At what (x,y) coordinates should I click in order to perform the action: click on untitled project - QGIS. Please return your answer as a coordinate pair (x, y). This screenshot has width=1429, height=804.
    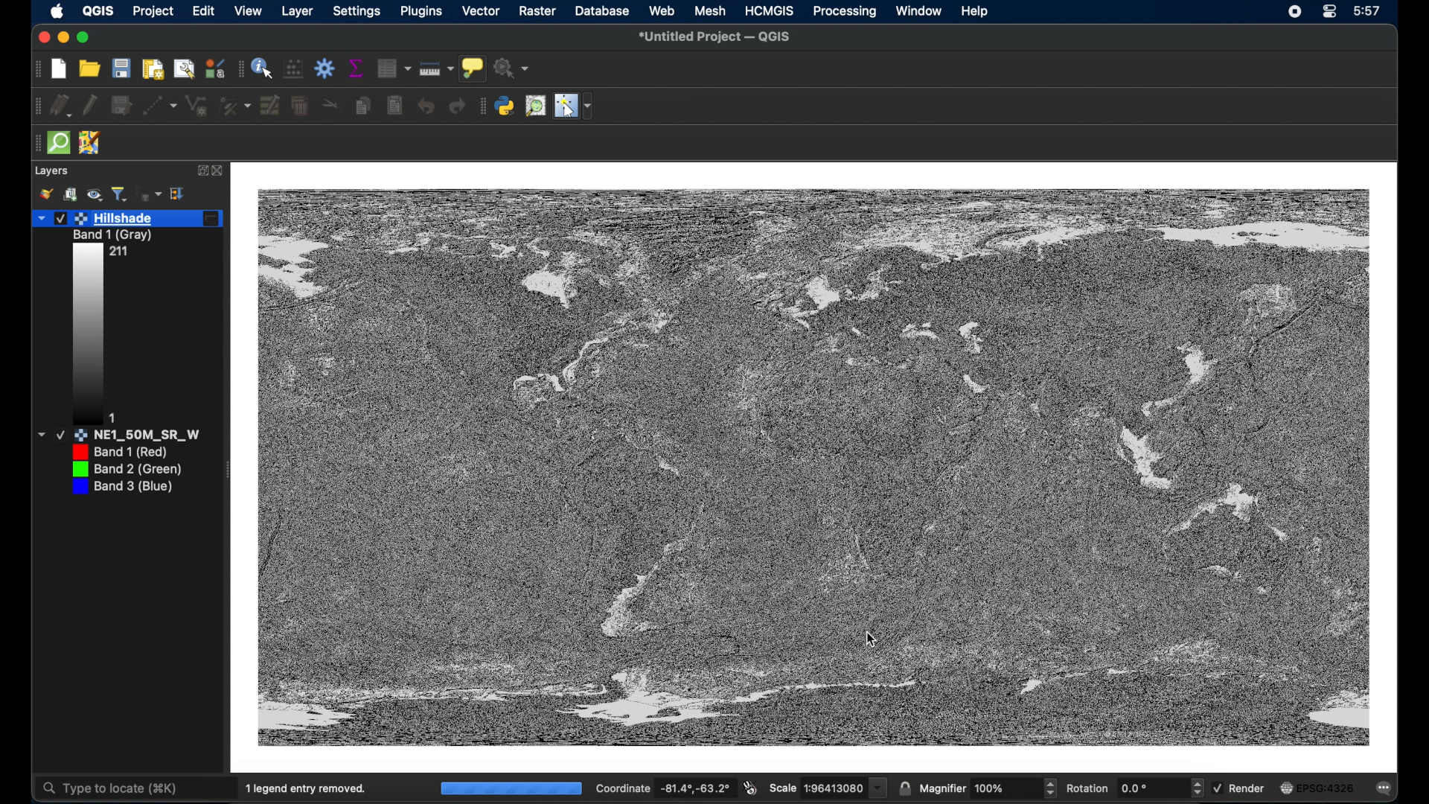
    Looking at the image, I should click on (718, 37).